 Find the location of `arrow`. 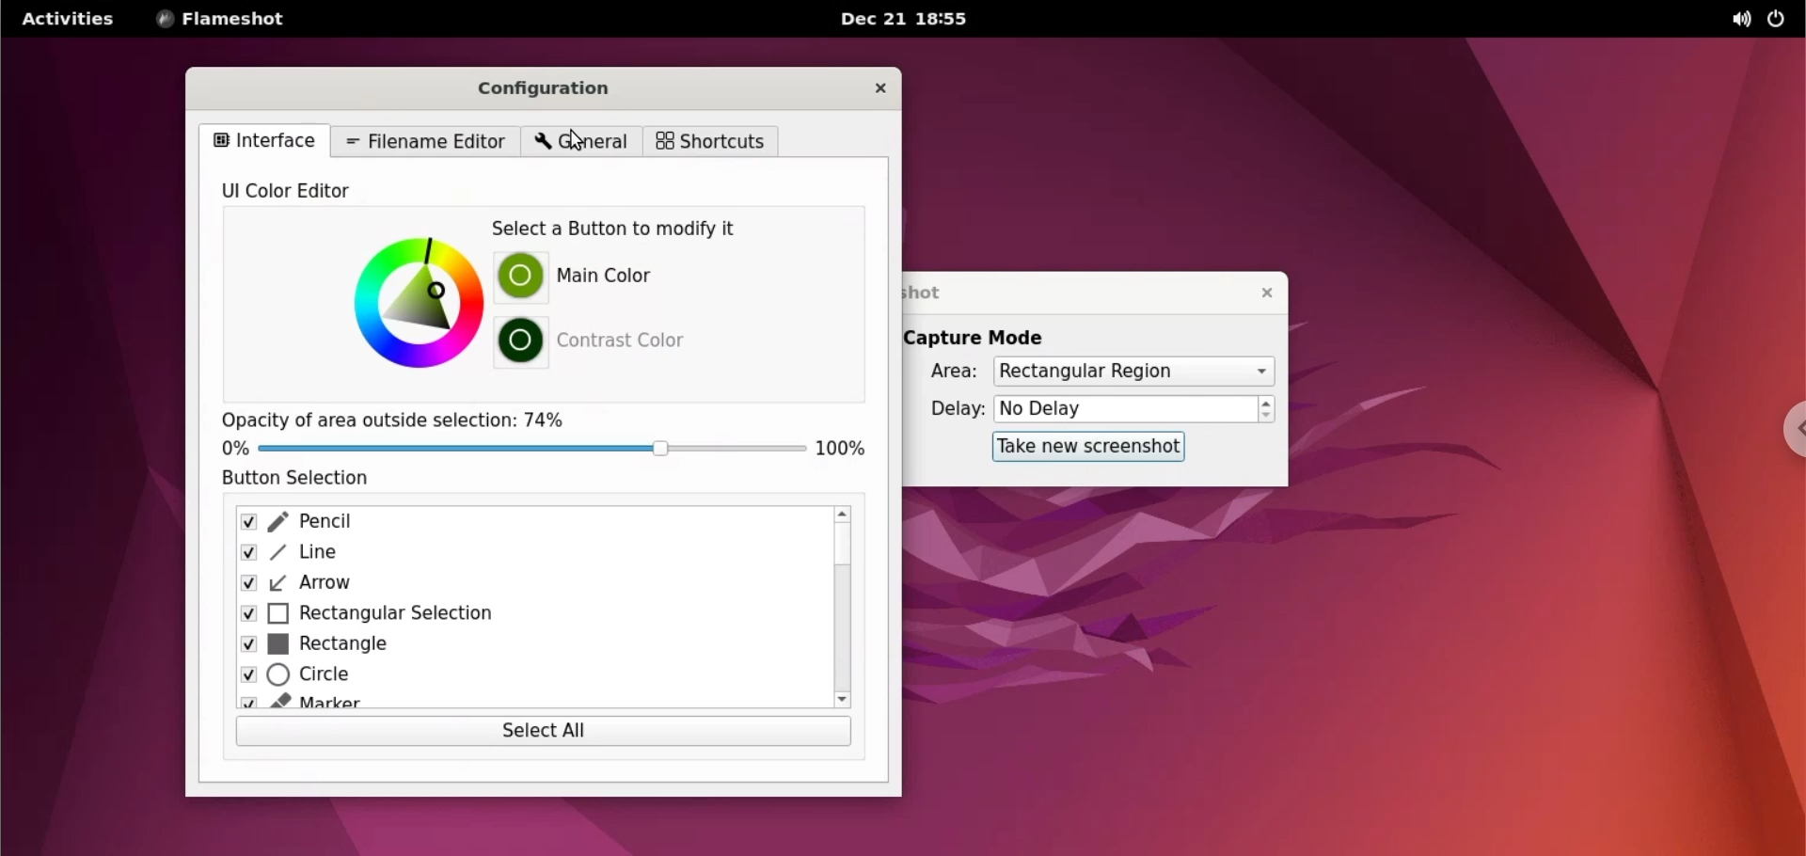

arrow is located at coordinates (515, 583).